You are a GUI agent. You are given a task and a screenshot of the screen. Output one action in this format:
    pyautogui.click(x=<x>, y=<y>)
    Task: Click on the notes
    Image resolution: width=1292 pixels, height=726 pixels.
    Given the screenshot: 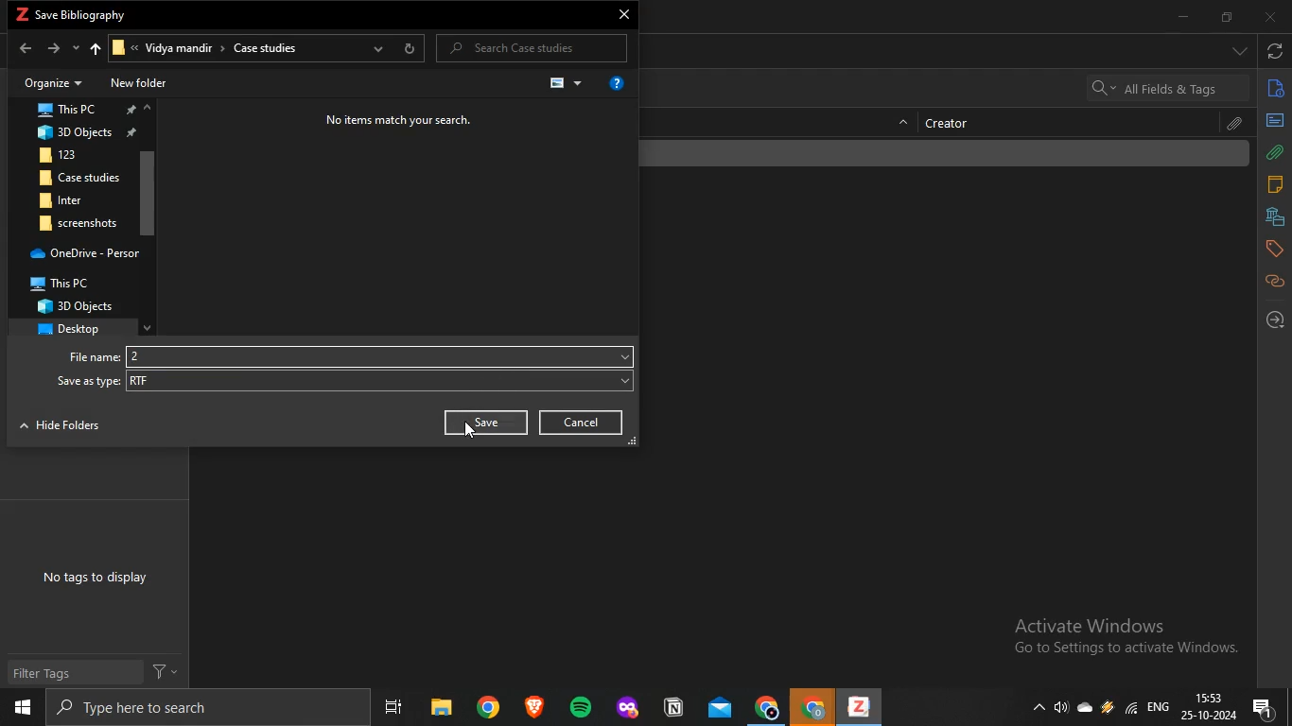 What is the action you would take?
    pyautogui.click(x=1275, y=184)
    